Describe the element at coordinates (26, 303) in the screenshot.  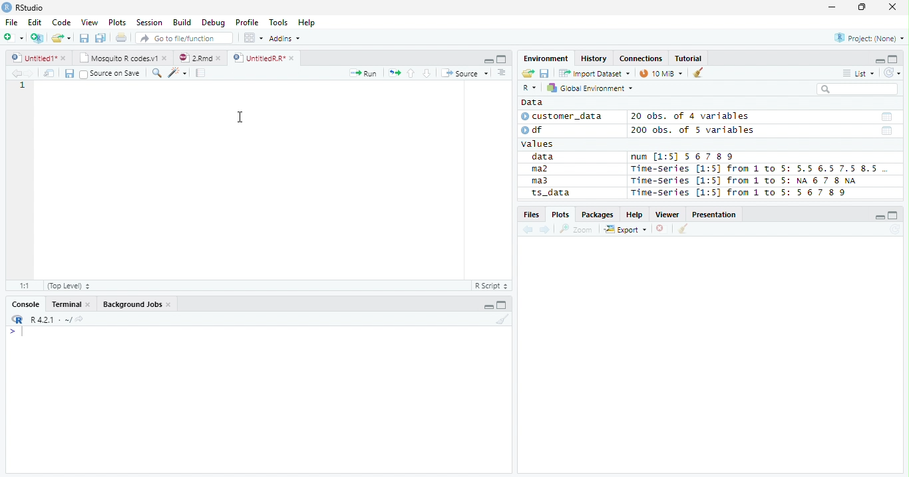
I see `Console` at that location.